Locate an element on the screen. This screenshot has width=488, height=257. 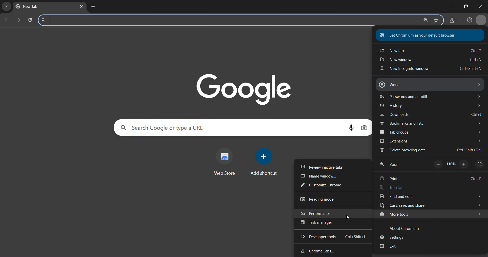
task manager is located at coordinates (318, 223).